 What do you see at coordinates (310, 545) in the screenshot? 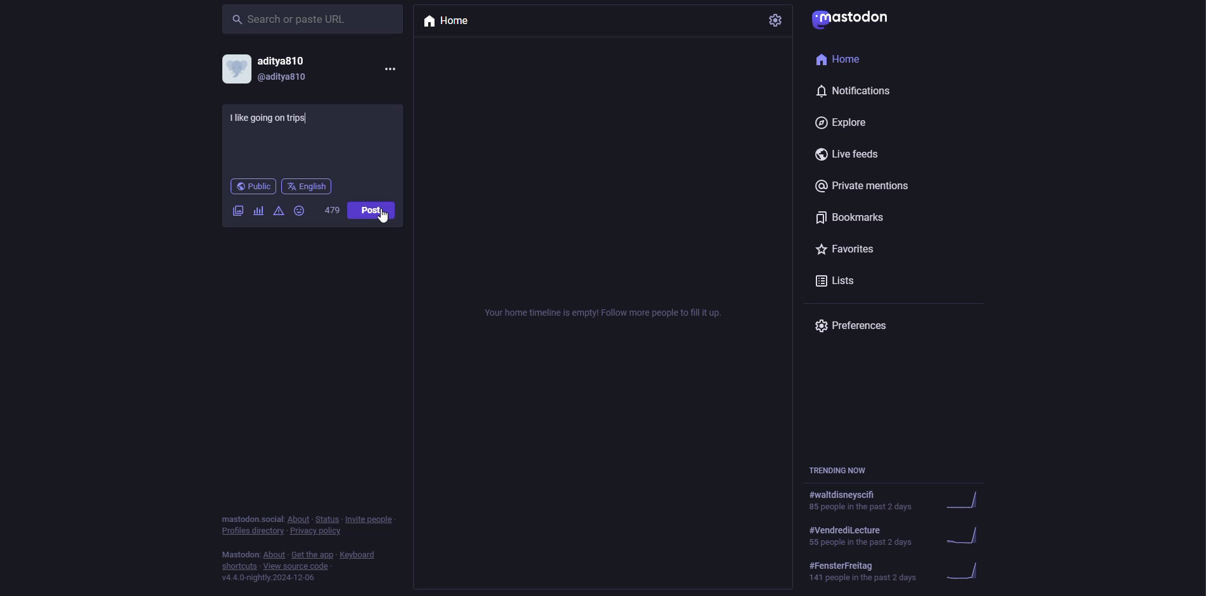
I see `info` at bounding box center [310, 545].